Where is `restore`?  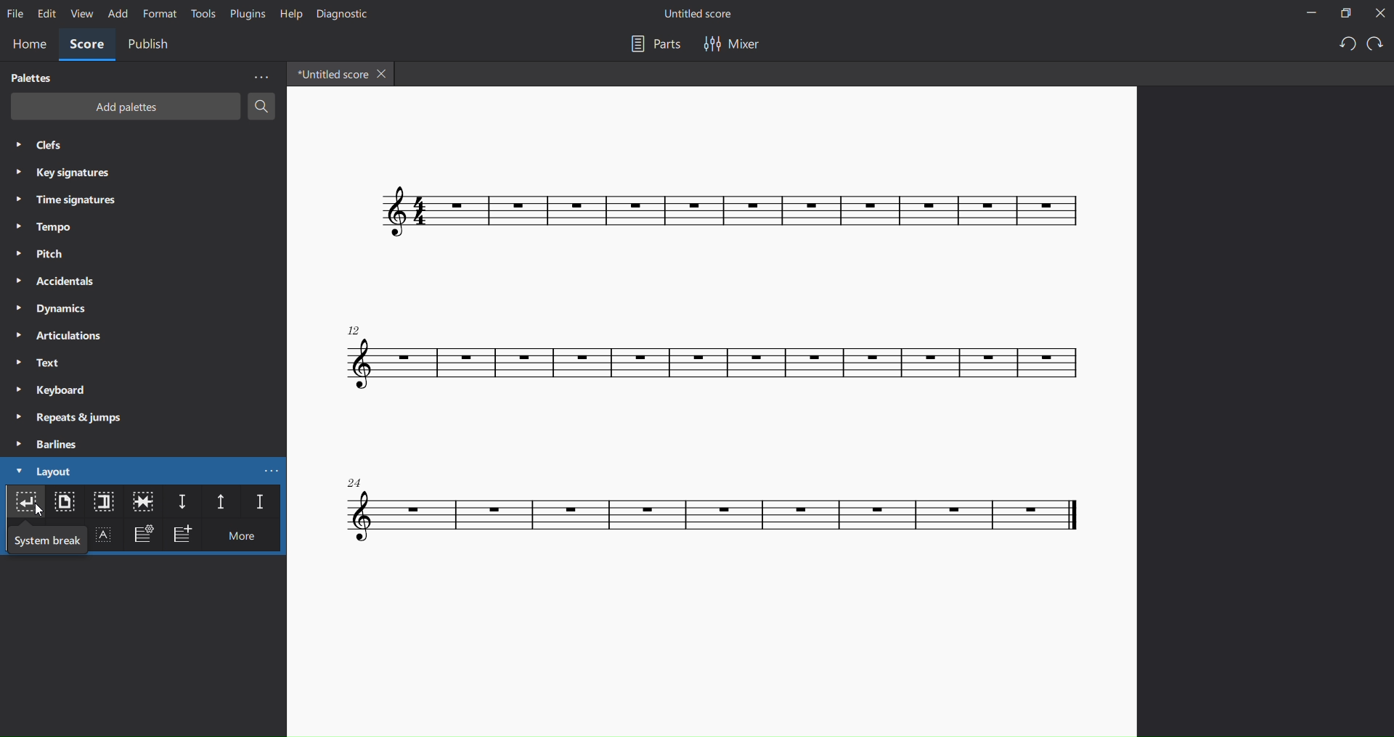
restore is located at coordinates (1342, 13).